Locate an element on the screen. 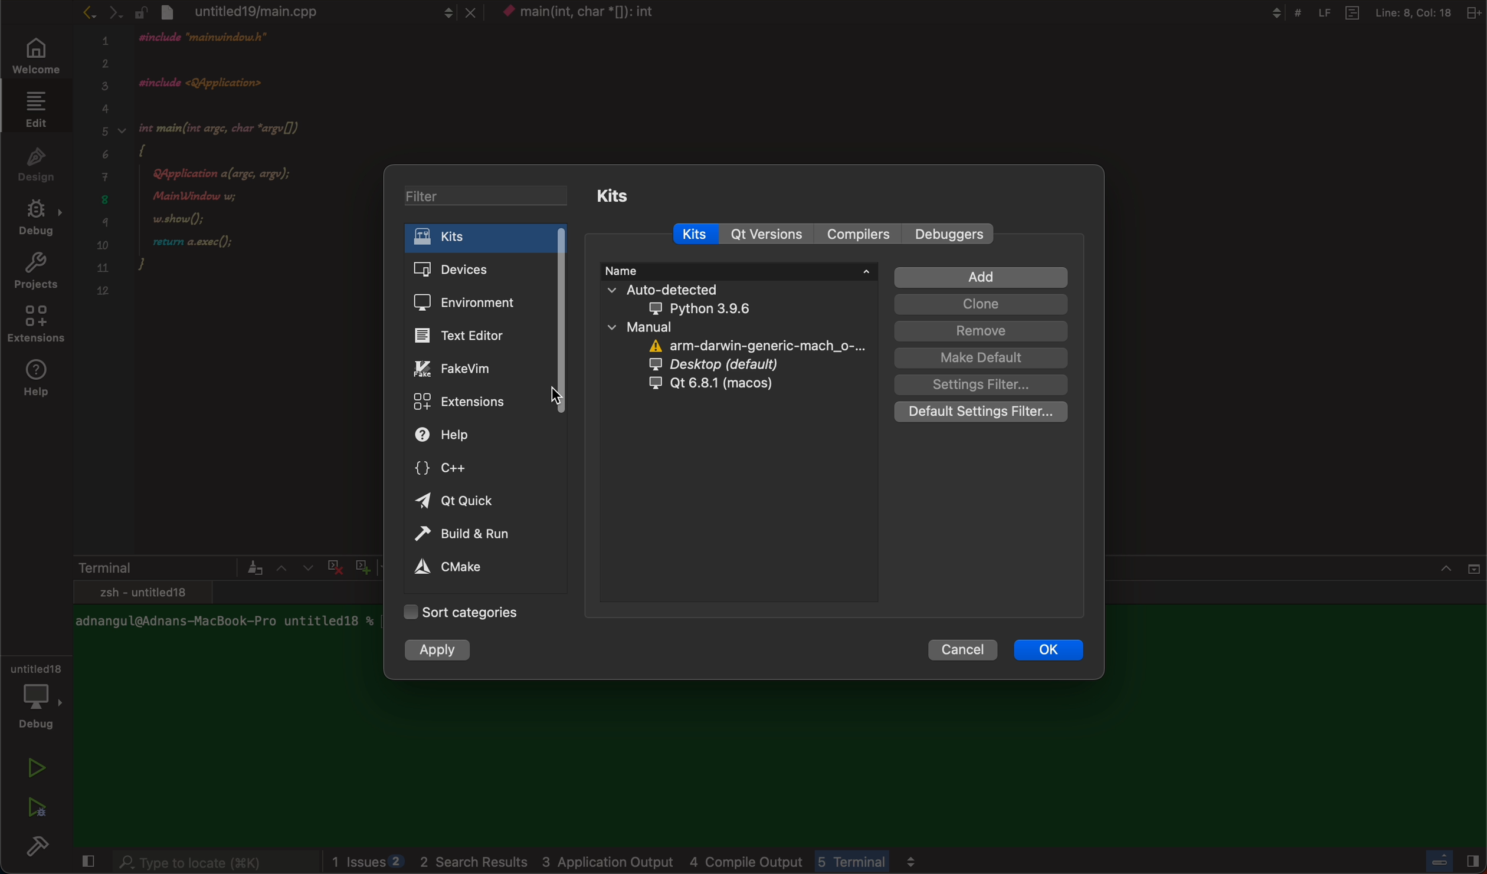 The width and height of the screenshot is (1487, 874). add is located at coordinates (980, 278).